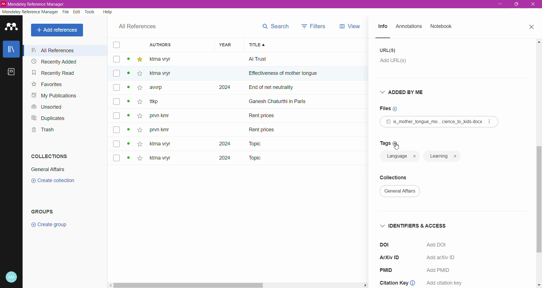 This screenshot has height=288, width=542. Describe the element at coordinates (159, 130) in the screenshot. I see `prvn kity` at that location.